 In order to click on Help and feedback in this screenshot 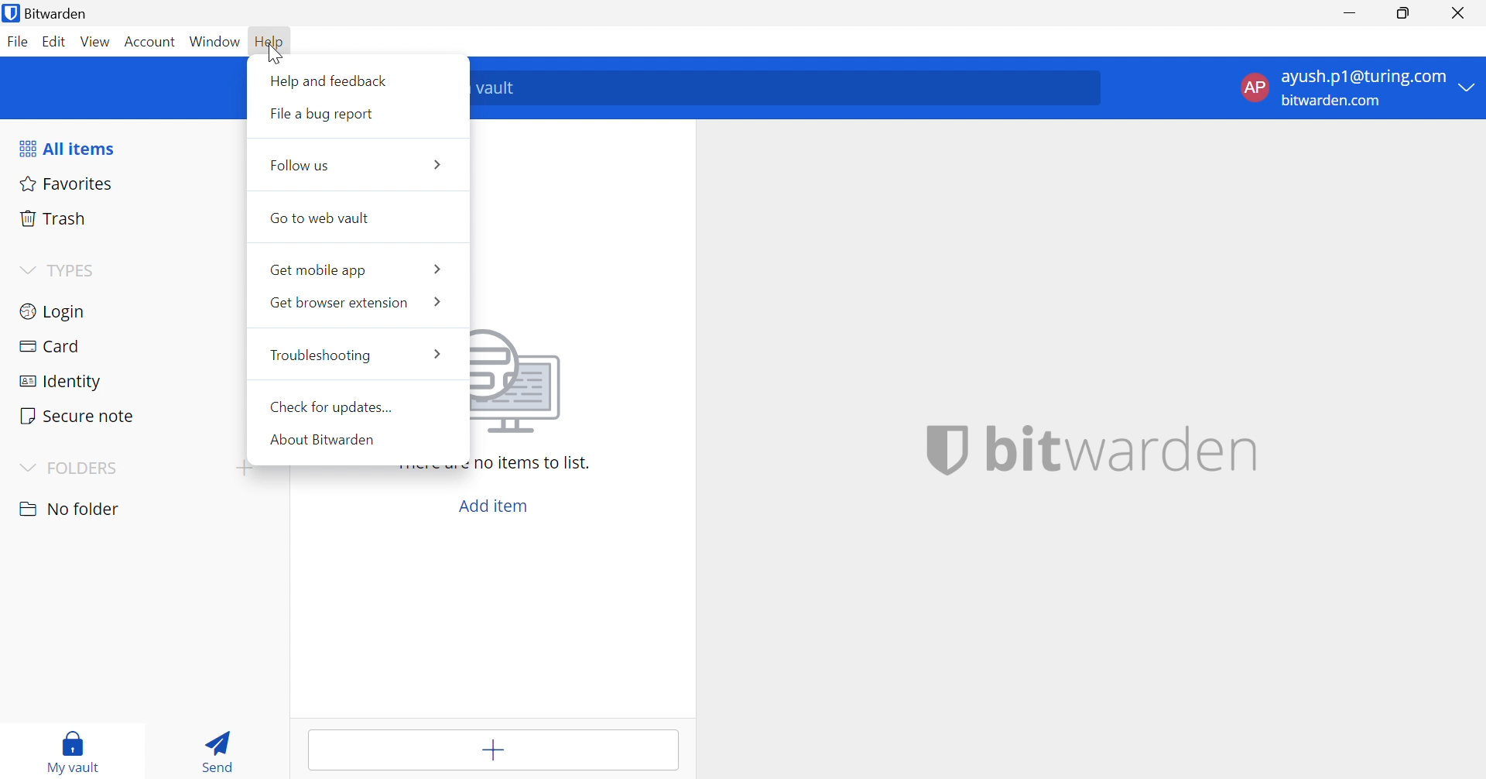, I will do `click(354, 78)`.